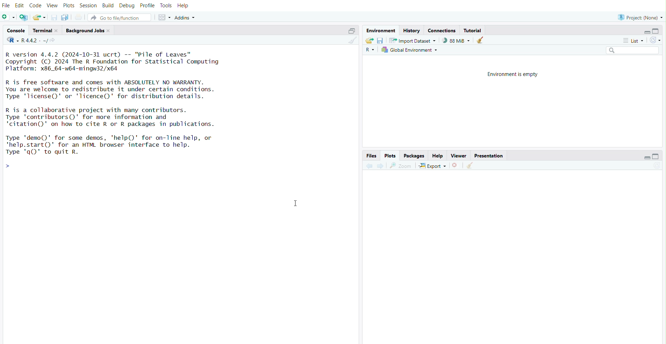 The width and height of the screenshot is (666, 344). I want to click on create a project, so click(24, 17).